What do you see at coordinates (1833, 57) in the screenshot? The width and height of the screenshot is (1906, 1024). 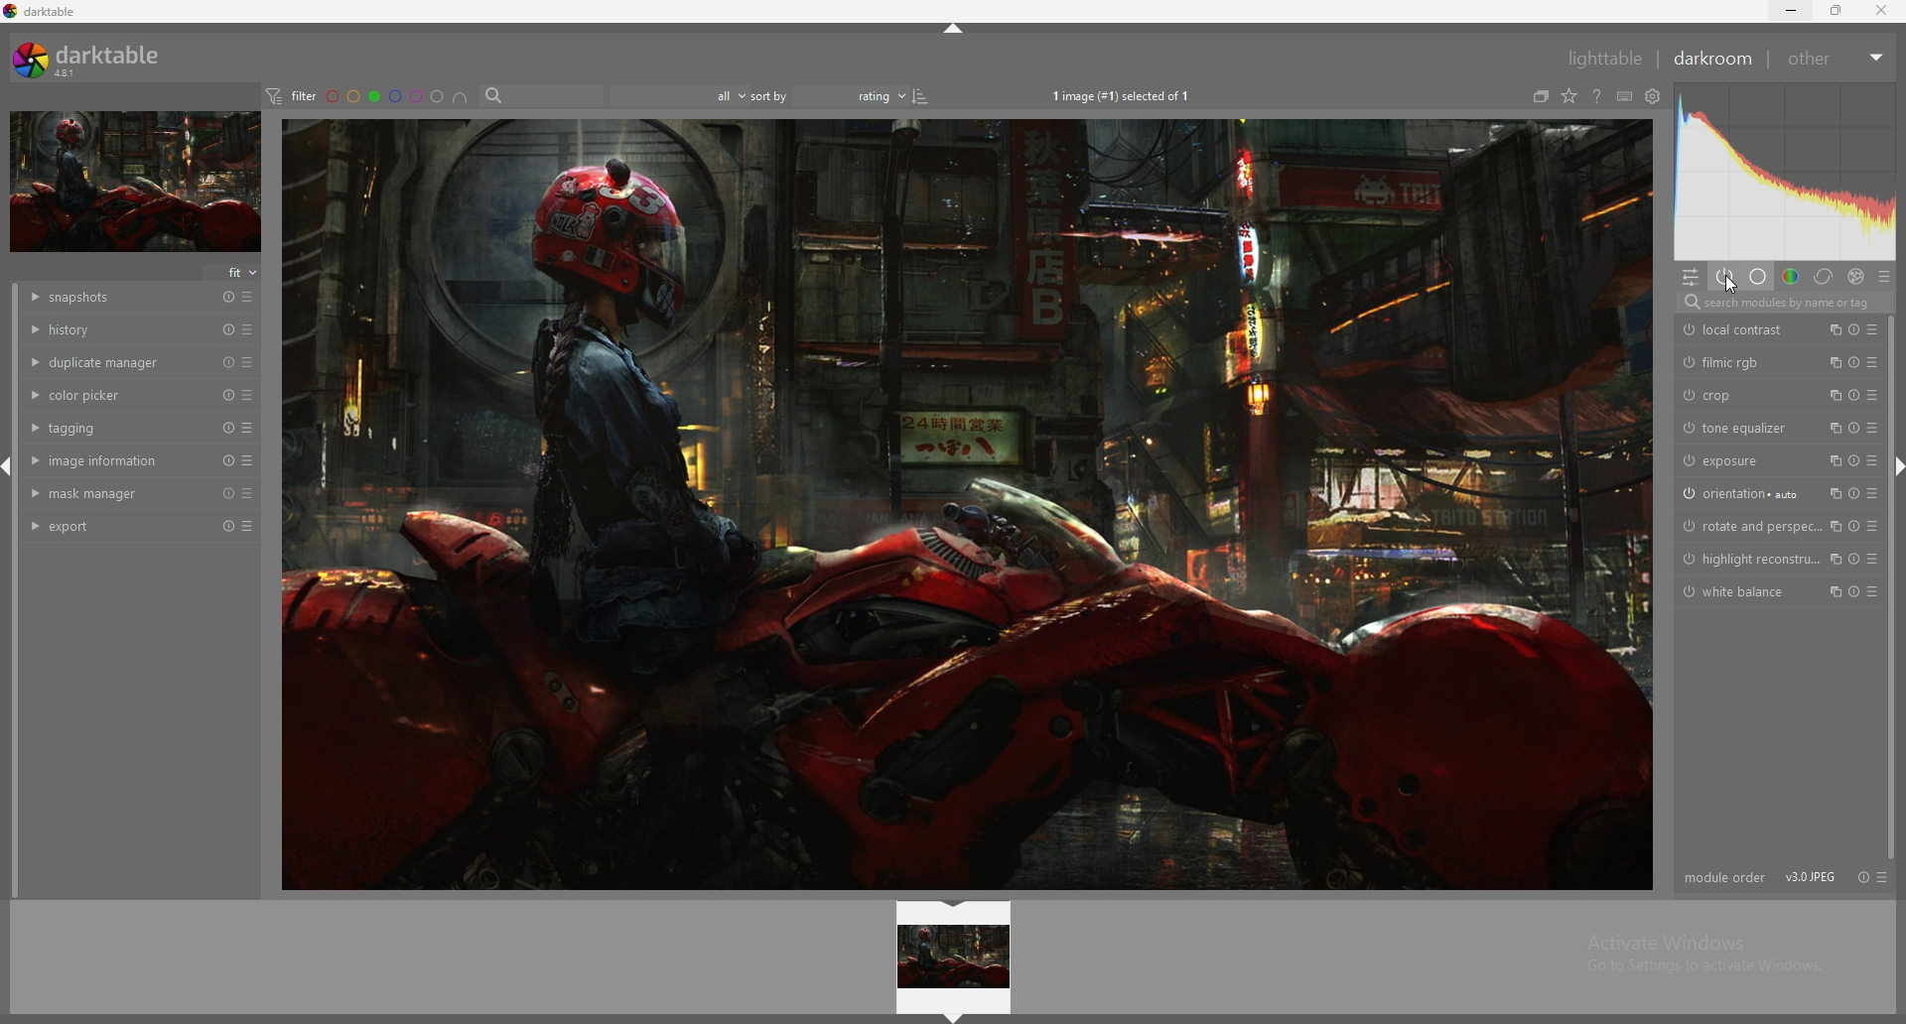 I see `other` at bounding box center [1833, 57].